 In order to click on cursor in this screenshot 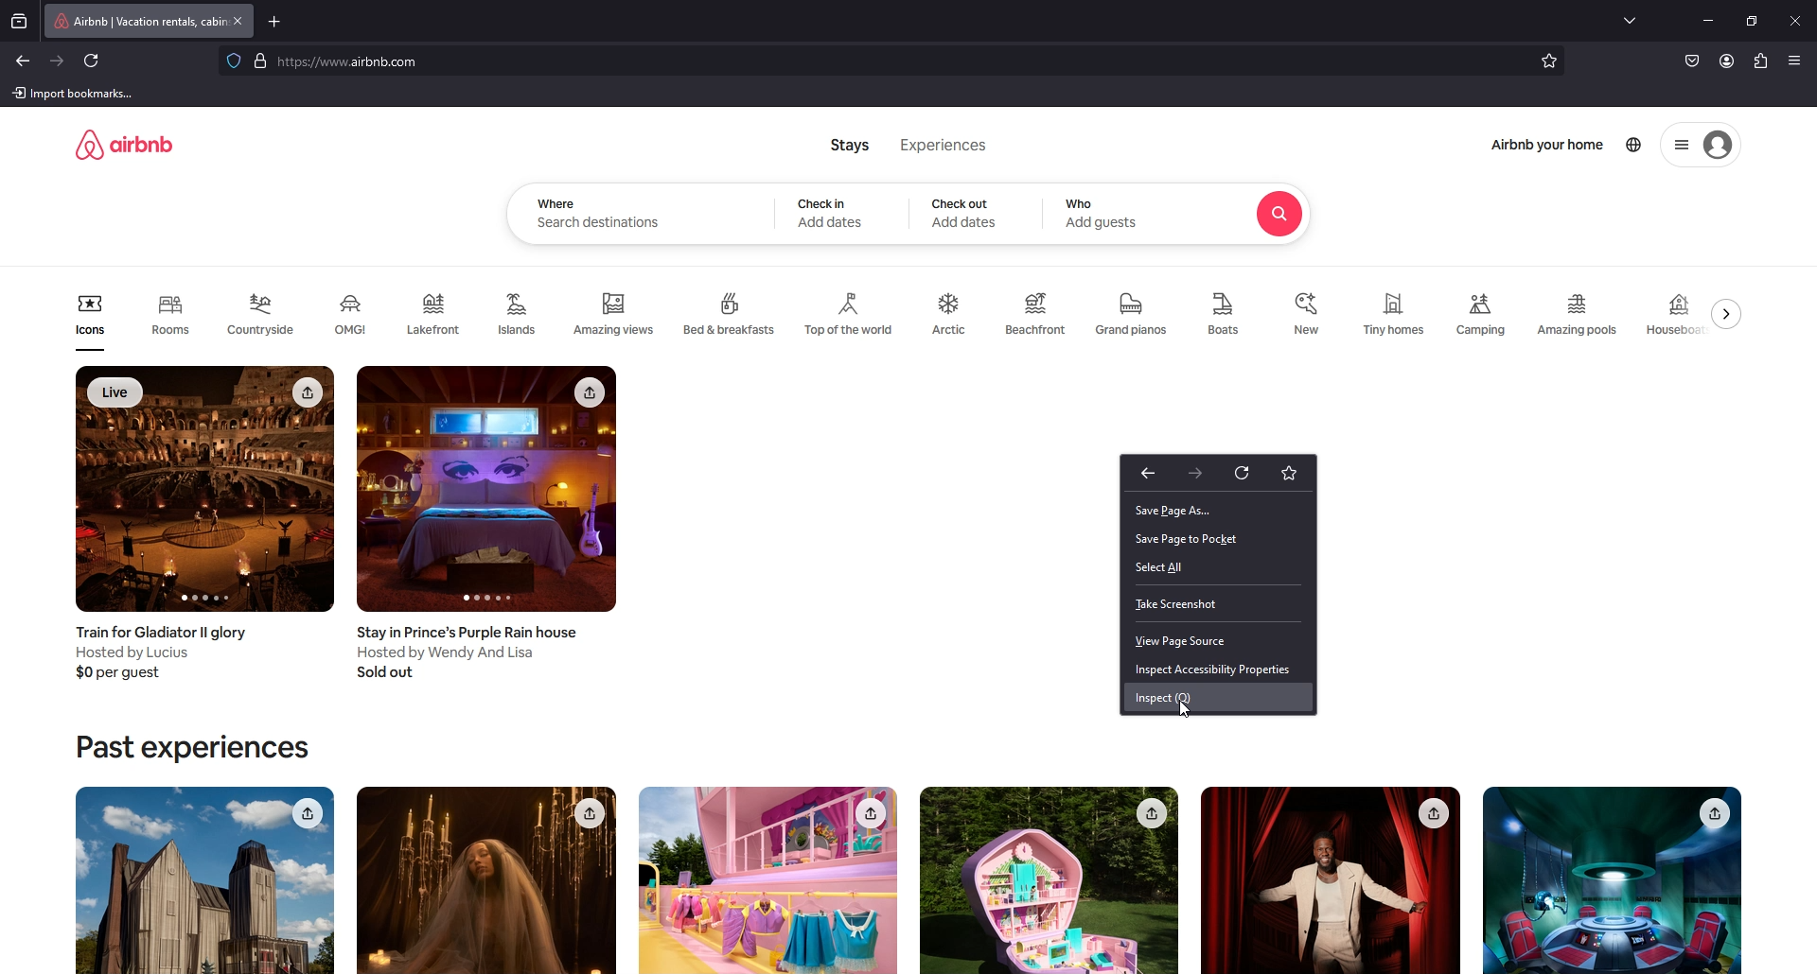, I will do `click(1190, 710)`.